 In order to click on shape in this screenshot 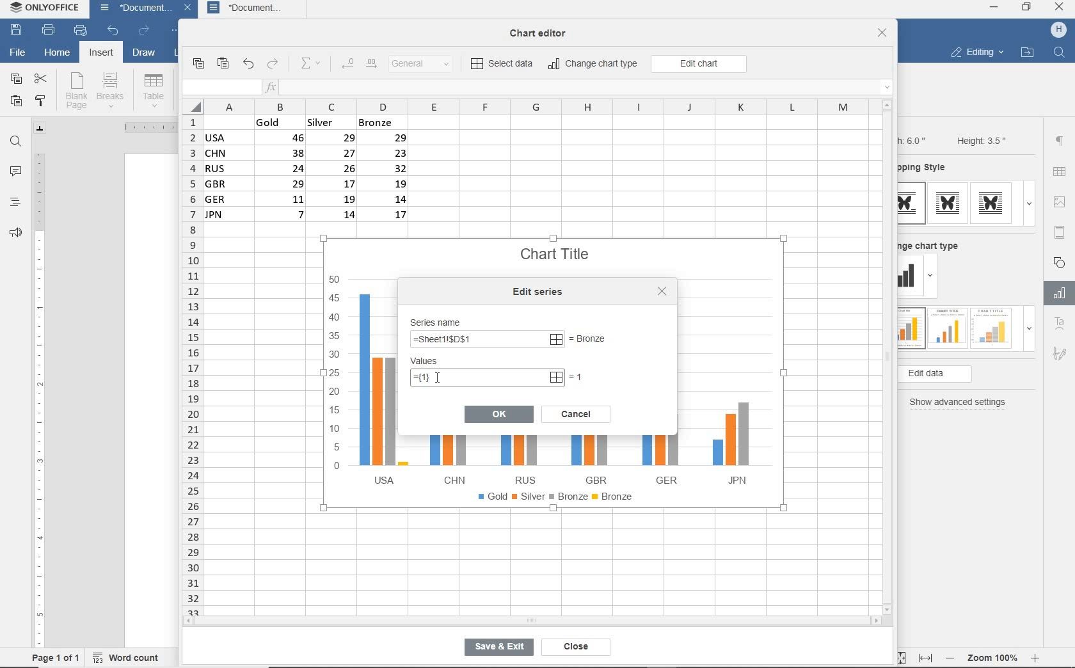, I will do `click(1061, 262)`.